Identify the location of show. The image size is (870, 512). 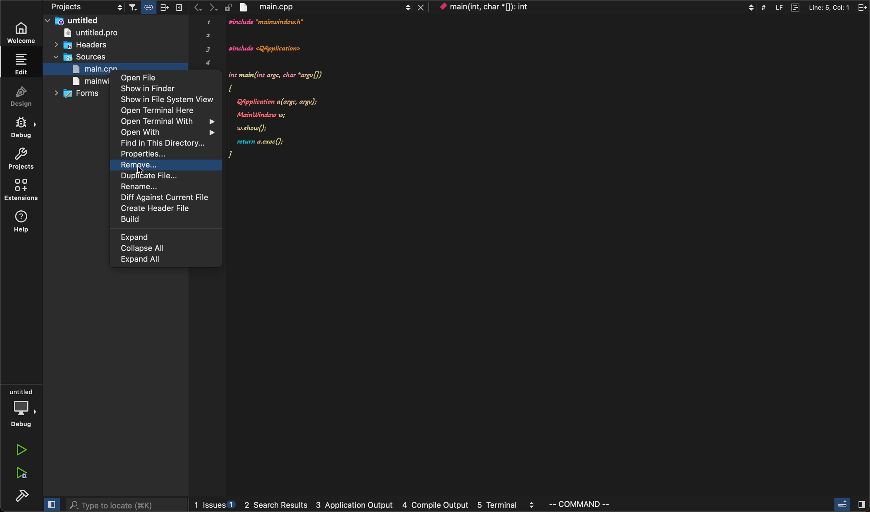
(146, 89).